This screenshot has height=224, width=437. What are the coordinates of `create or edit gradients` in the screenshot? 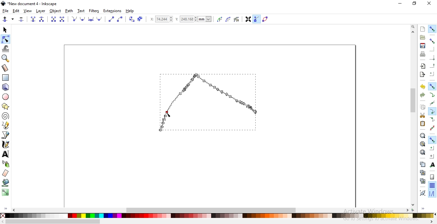 It's located at (5, 192).